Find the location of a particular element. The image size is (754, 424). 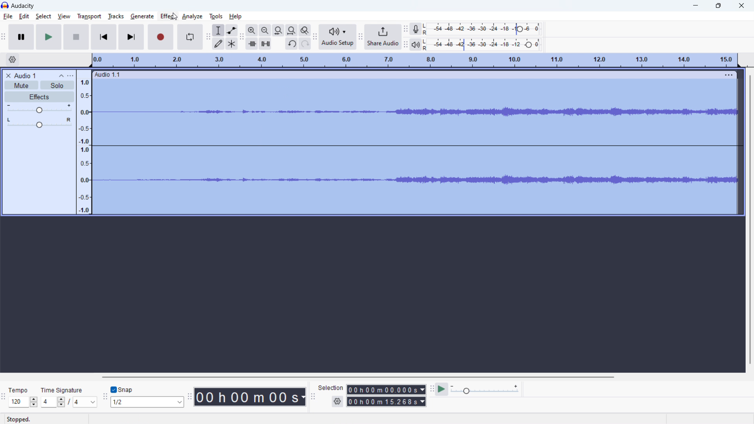

logo is located at coordinates (5, 5).